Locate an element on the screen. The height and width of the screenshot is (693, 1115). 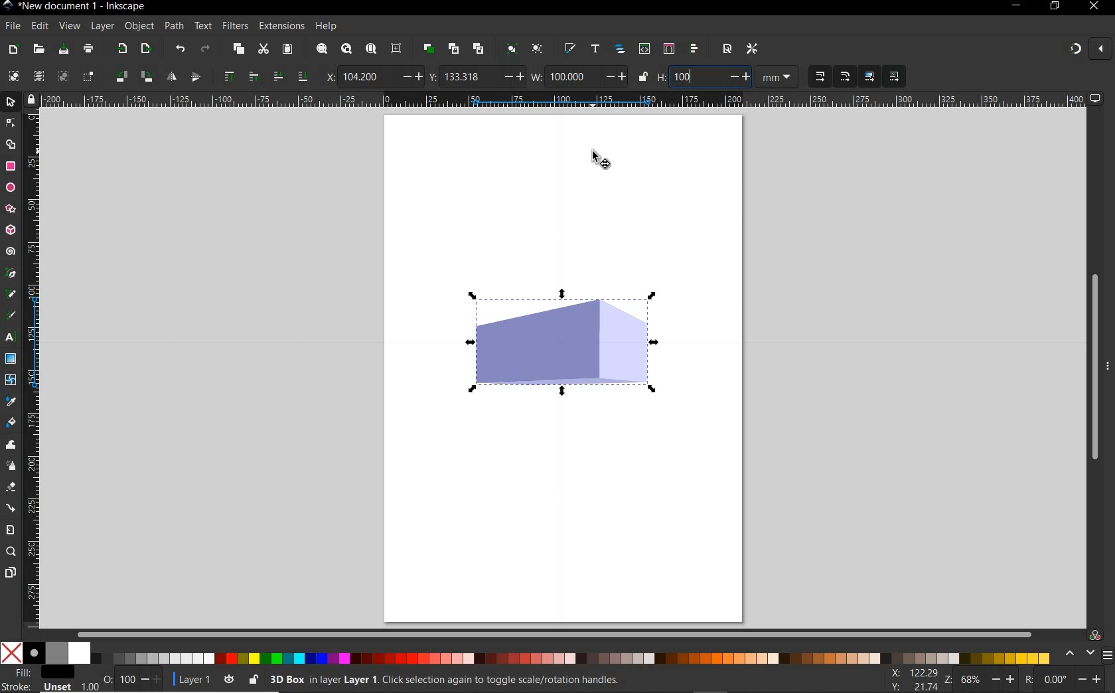
68 is located at coordinates (972, 681).